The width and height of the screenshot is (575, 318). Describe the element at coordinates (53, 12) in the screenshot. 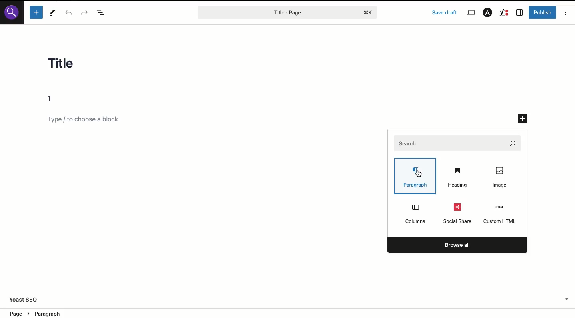

I see `Tools` at that location.